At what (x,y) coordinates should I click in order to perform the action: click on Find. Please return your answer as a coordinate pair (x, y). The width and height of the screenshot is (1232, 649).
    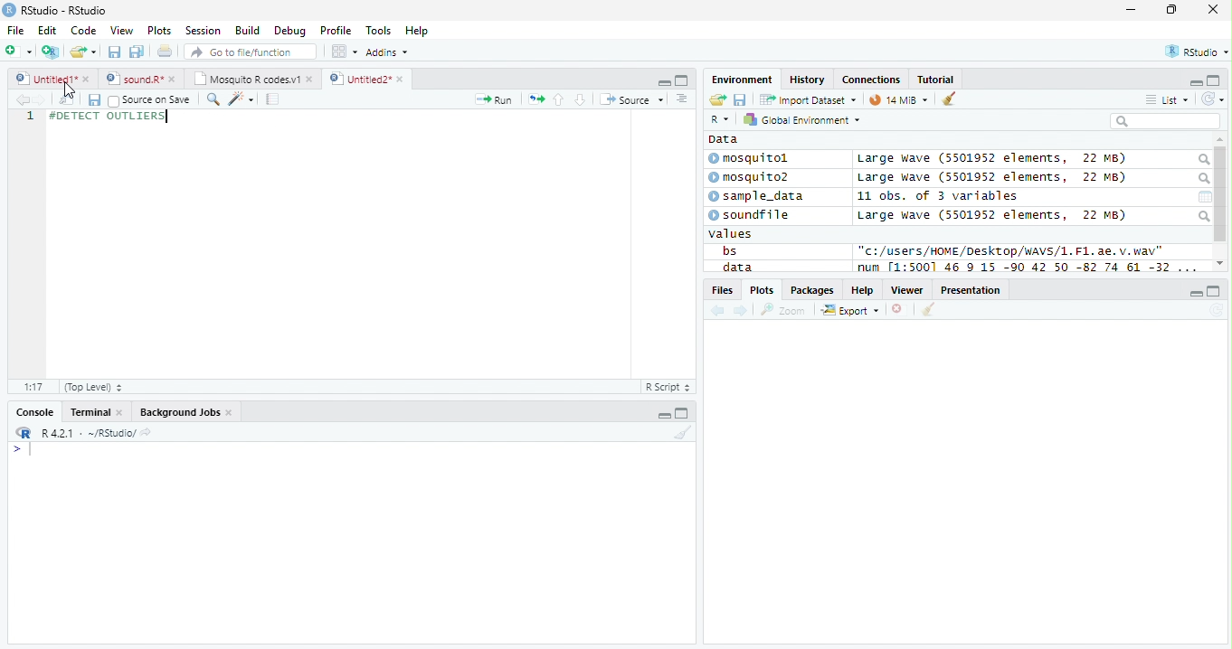
    Looking at the image, I should click on (213, 99).